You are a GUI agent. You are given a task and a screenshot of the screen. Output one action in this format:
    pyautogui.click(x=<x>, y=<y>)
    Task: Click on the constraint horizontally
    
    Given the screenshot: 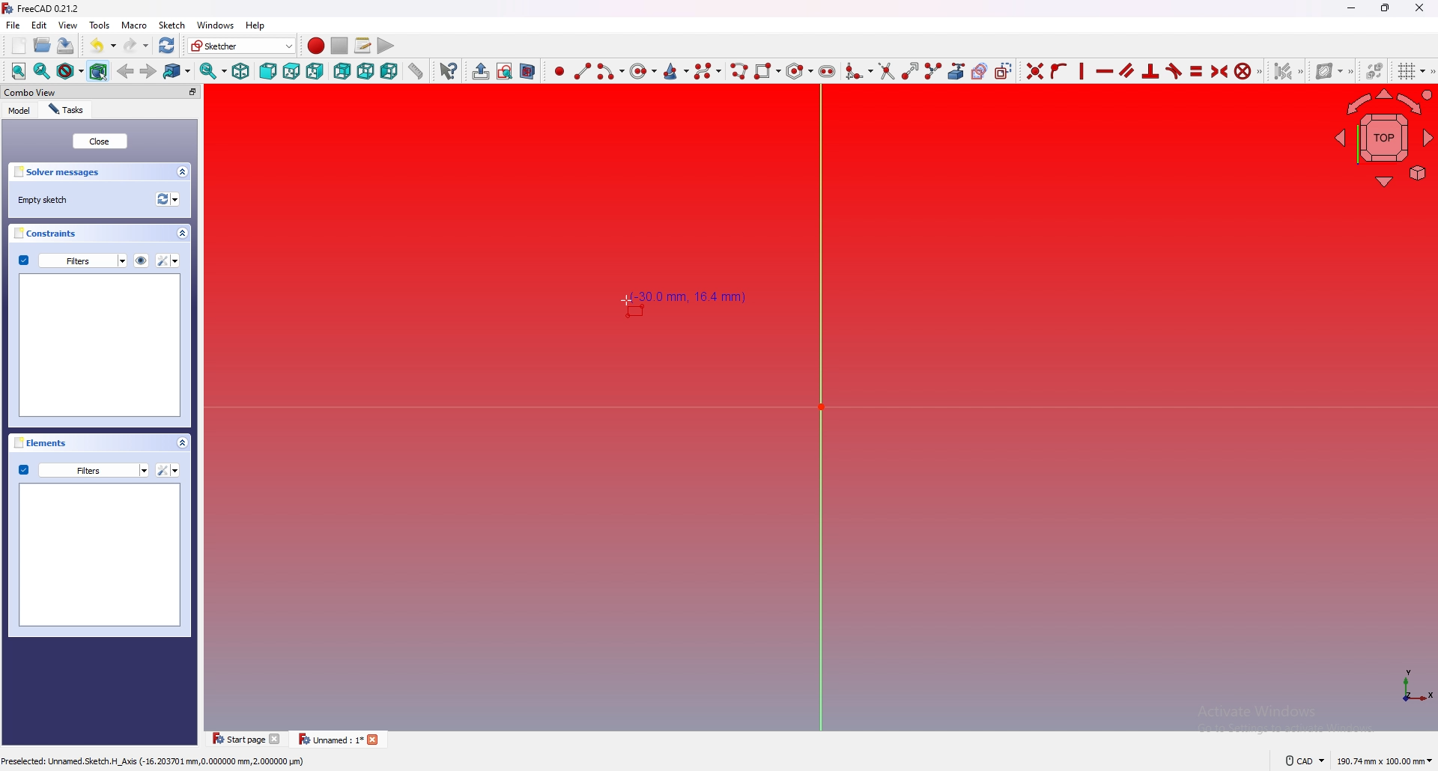 What is the action you would take?
    pyautogui.click(x=1082, y=70)
    